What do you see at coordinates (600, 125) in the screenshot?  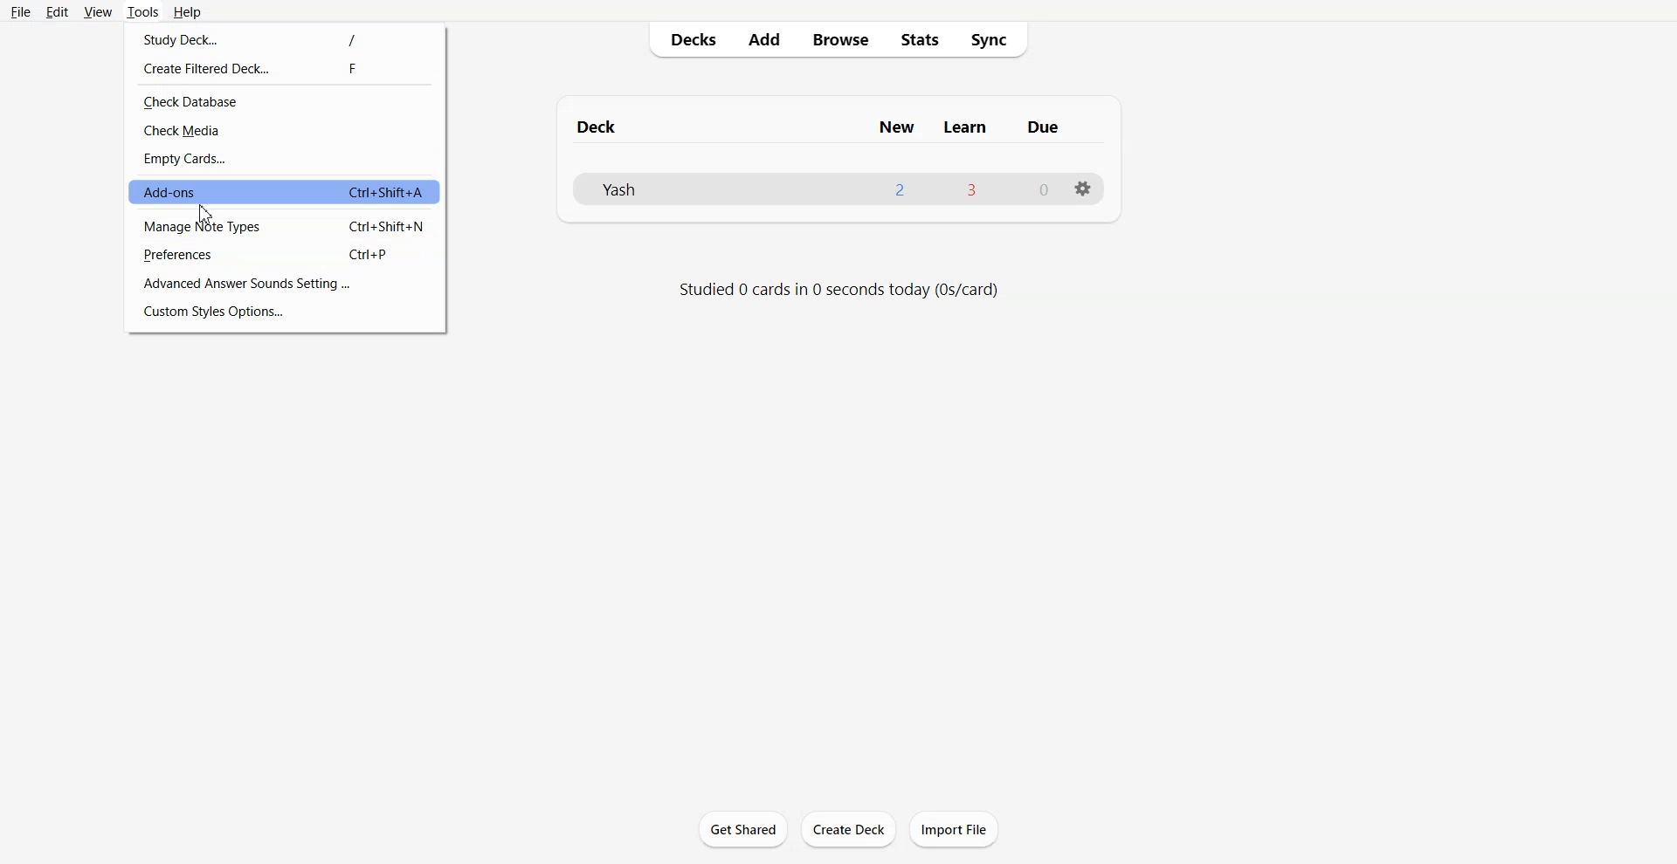 I see `Deck` at bounding box center [600, 125].